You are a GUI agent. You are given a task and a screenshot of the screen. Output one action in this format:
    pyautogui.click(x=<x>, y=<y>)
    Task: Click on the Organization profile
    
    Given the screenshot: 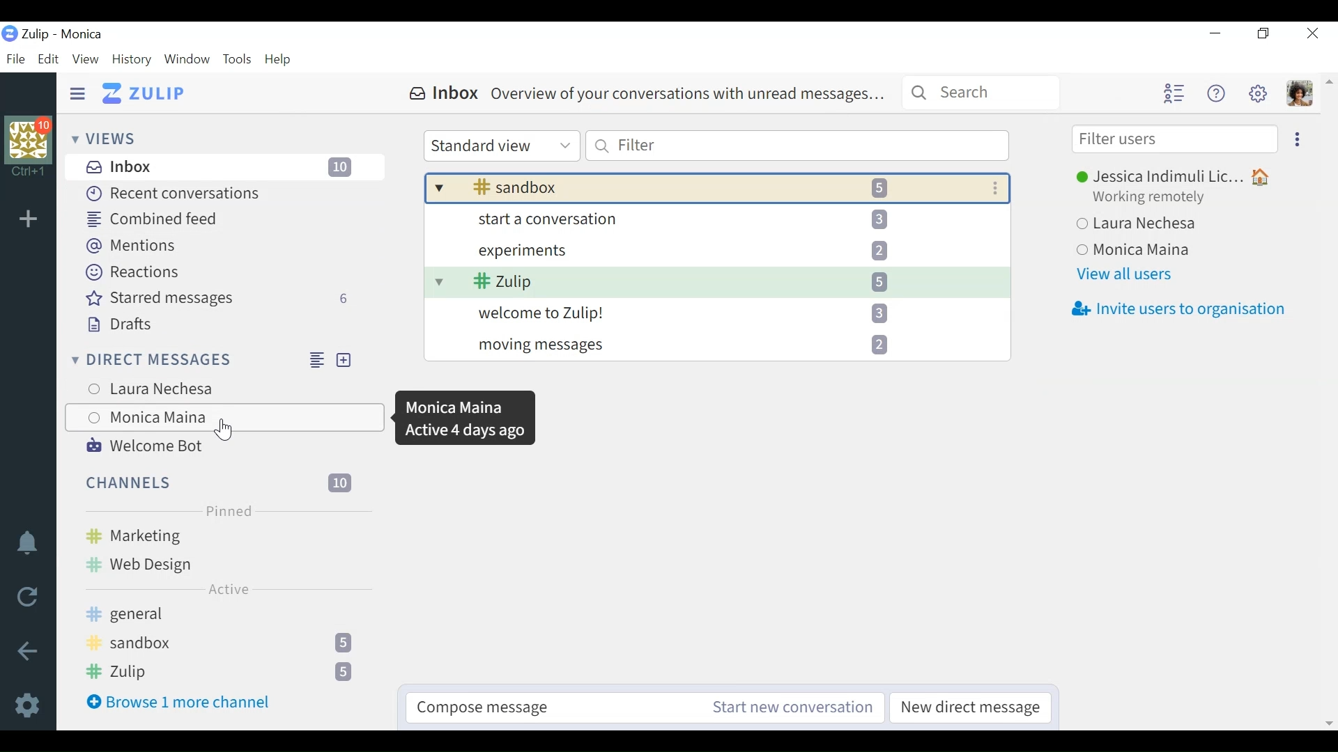 What is the action you would take?
    pyautogui.click(x=29, y=136)
    